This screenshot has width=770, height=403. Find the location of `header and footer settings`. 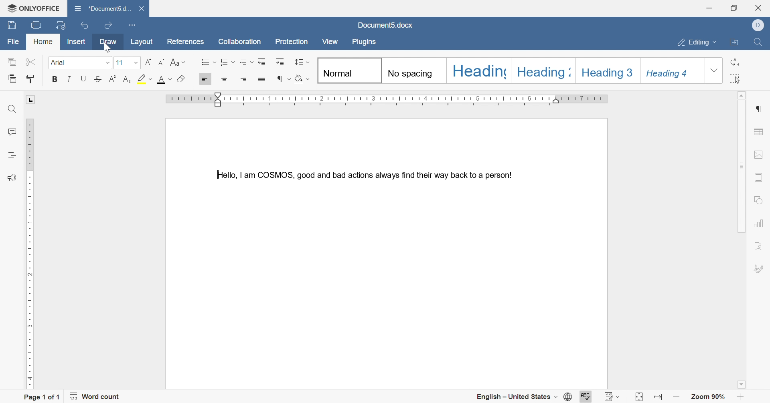

header and footer settings is located at coordinates (758, 178).